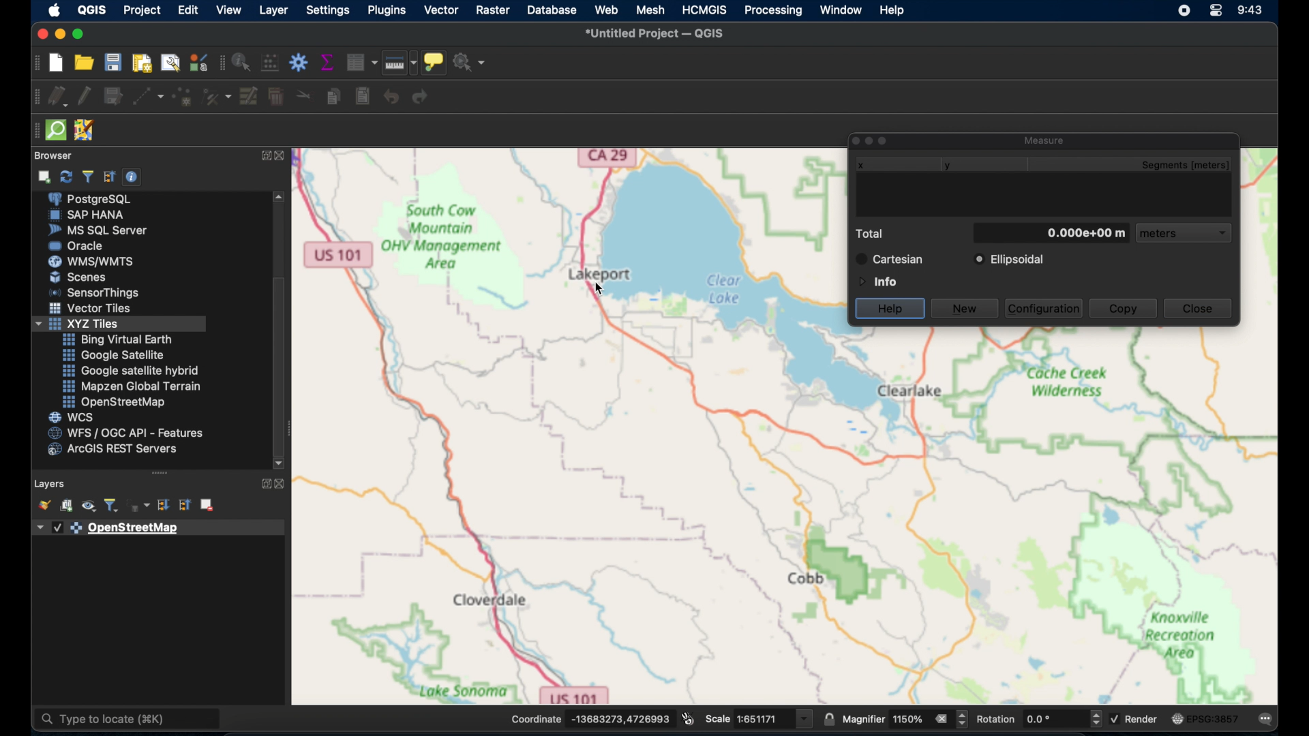  Describe the element at coordinates (906, 720) in the screenshot. I see `magnifier` at that location.